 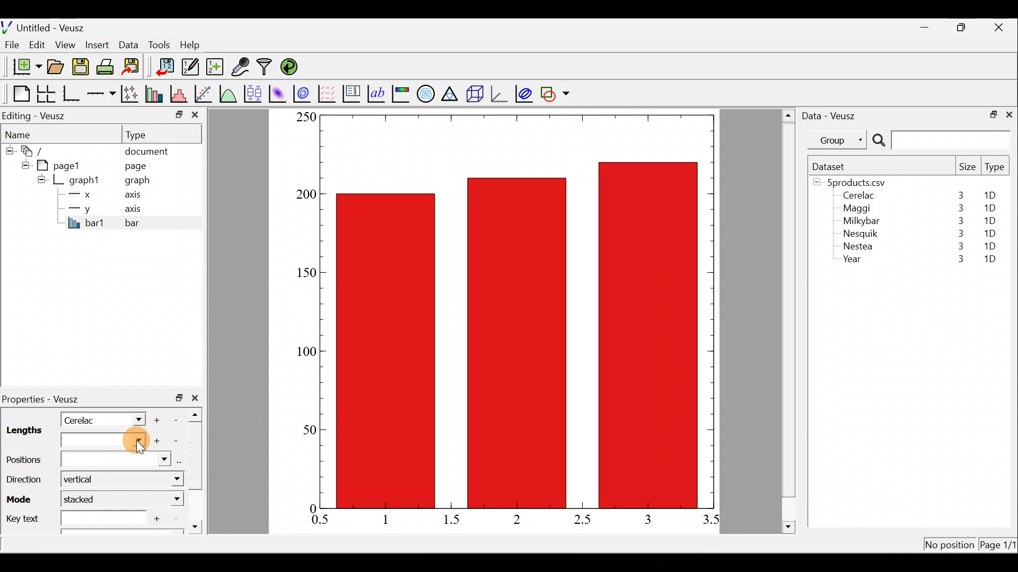 What do you see at coordinates (133, 442) in the screenshot?
I see `Cursor` at bounding box center [133, 442].